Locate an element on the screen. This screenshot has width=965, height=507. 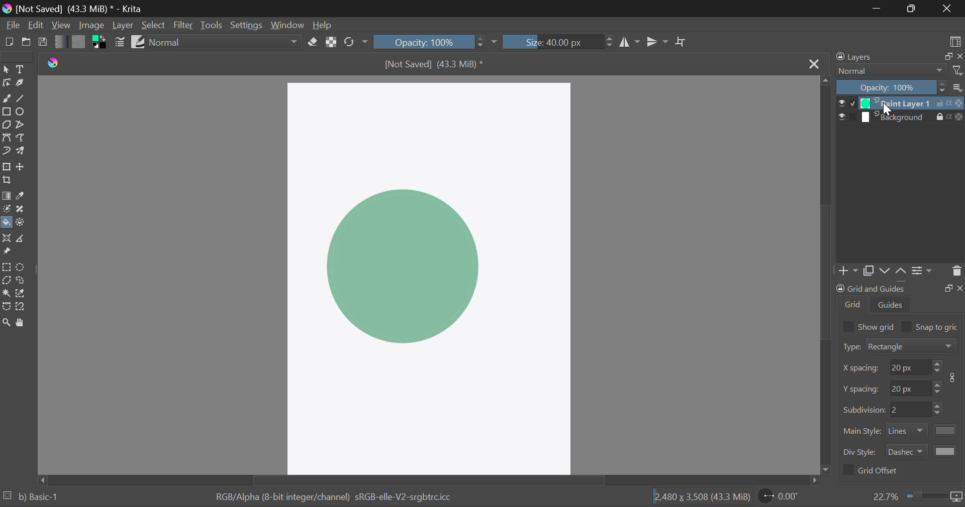
Reference Images is located at coordinates (6, 251).